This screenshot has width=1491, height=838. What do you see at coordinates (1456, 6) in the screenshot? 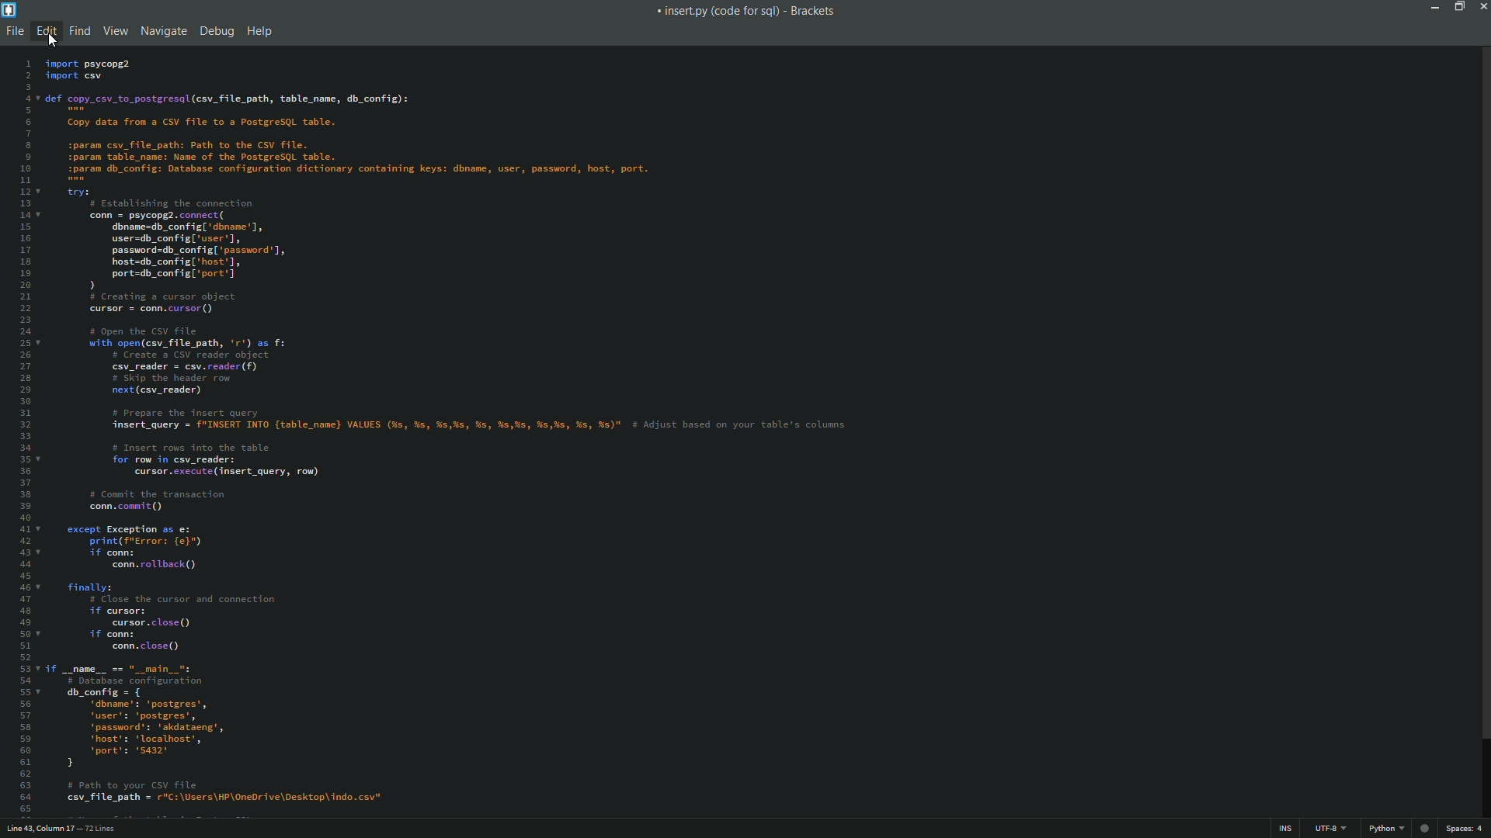
I see `maximize` at bounding box center [1456, 6].